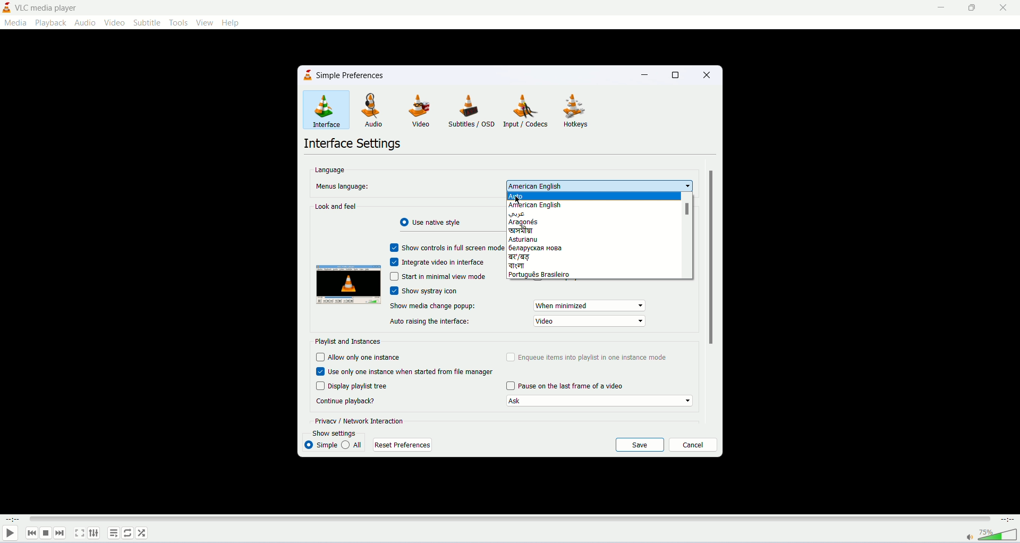  Describe the element at coordinates (11, 534) in the screenshot. I see `play/pause` at that location.